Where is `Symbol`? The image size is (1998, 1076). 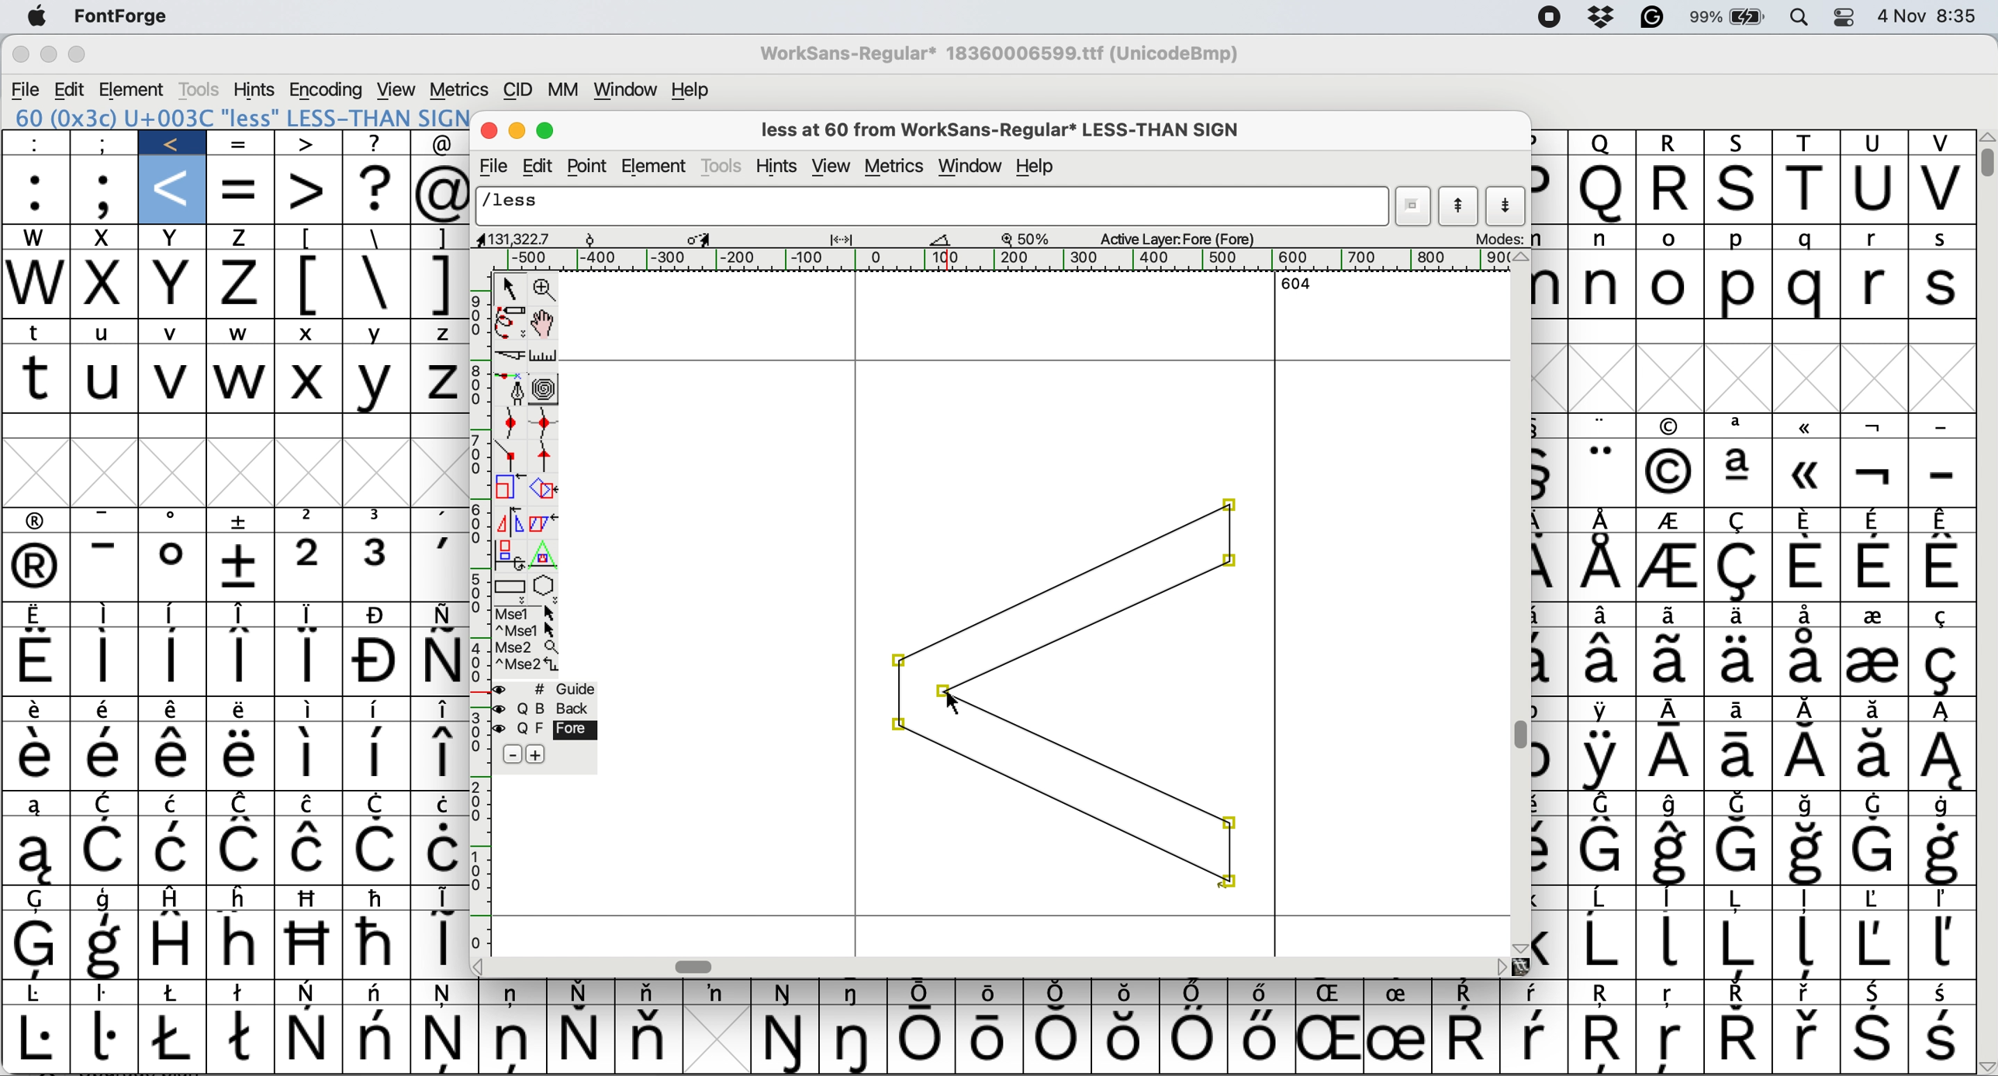 Symbol is located at coordinates (1871, 946).